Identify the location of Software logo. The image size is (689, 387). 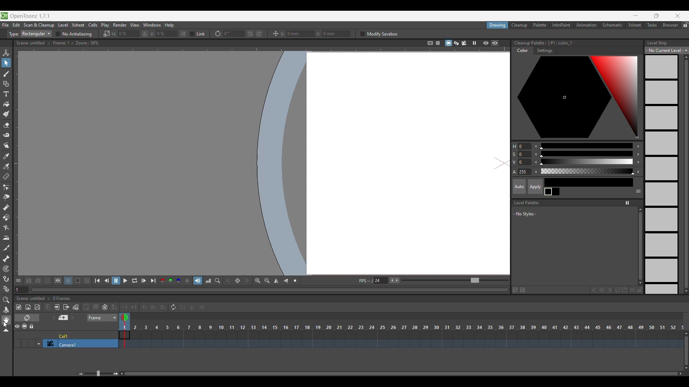
(5, 16).